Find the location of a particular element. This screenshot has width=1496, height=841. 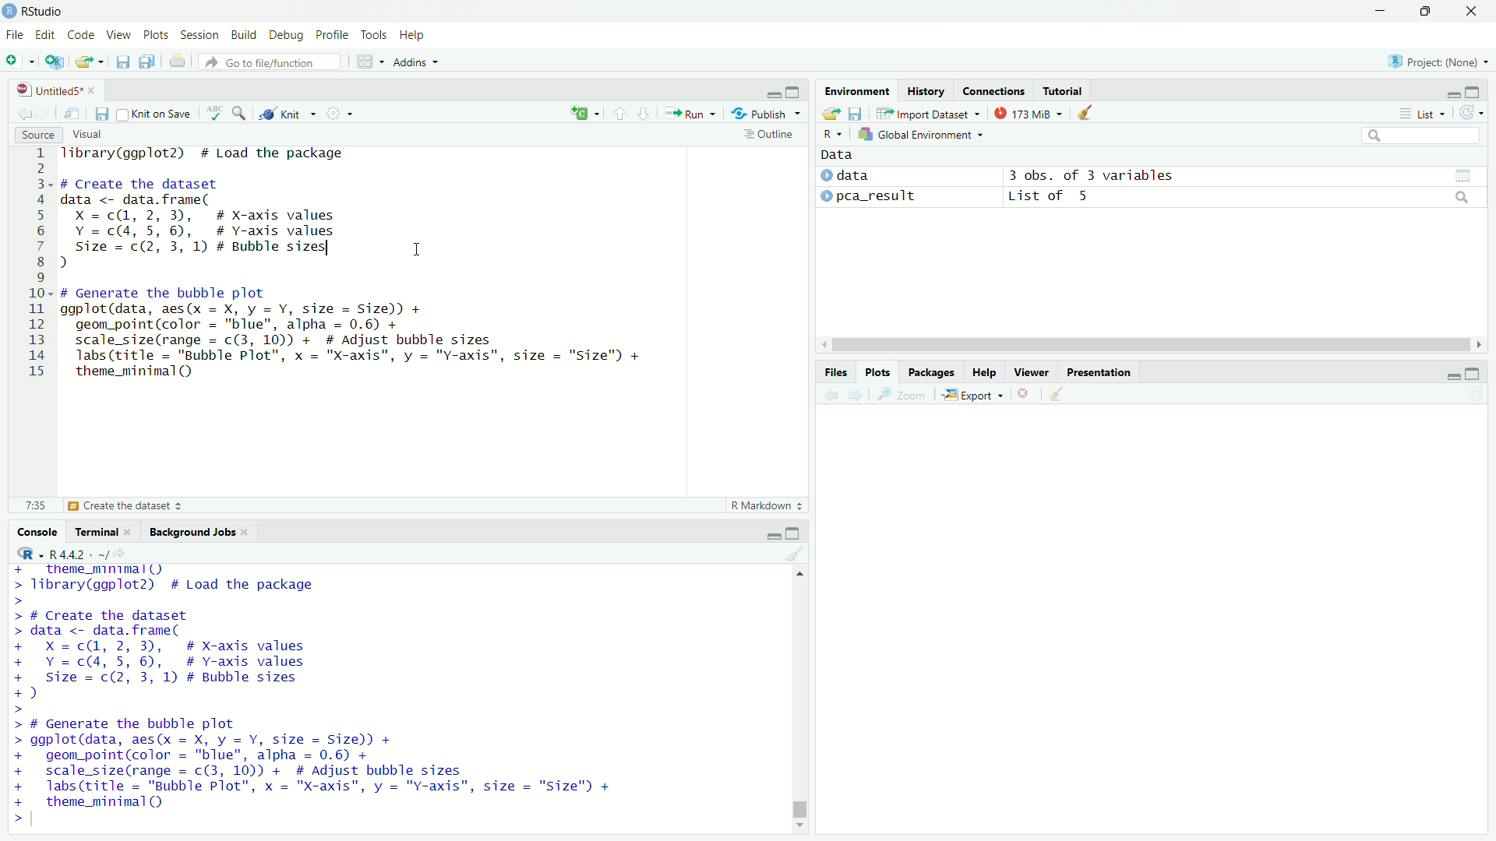

data 1 : data is located at coordinates (872, 175).